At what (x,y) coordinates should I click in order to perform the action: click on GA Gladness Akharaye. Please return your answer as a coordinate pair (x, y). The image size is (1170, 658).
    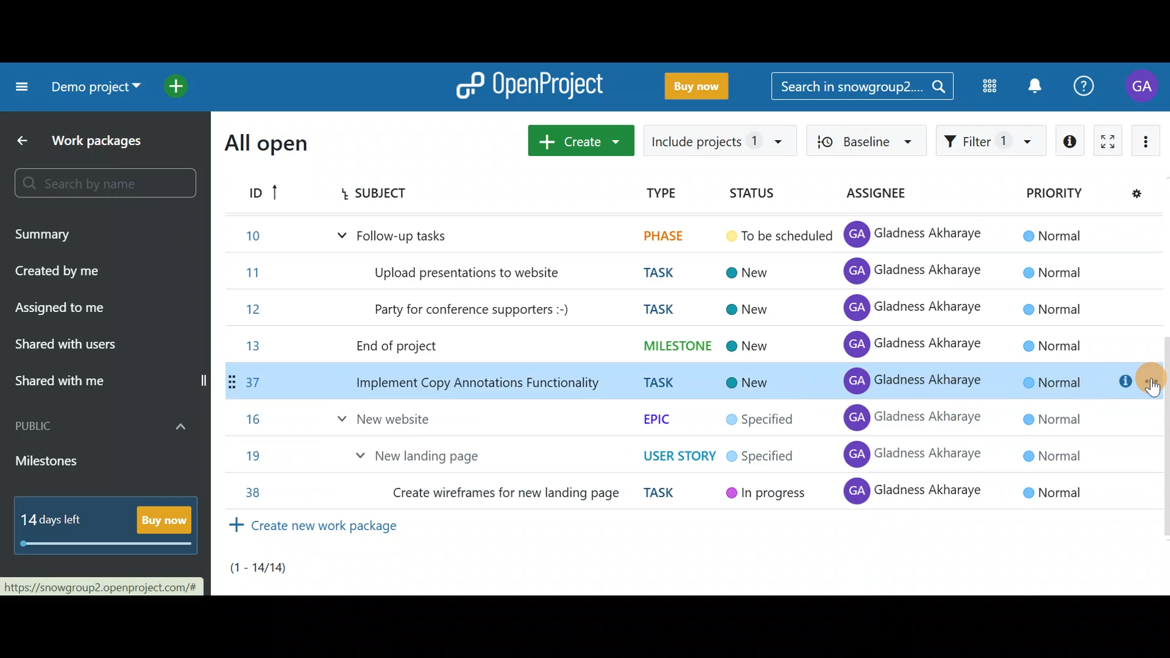
    Looking at the image, I should click on (913, 232).